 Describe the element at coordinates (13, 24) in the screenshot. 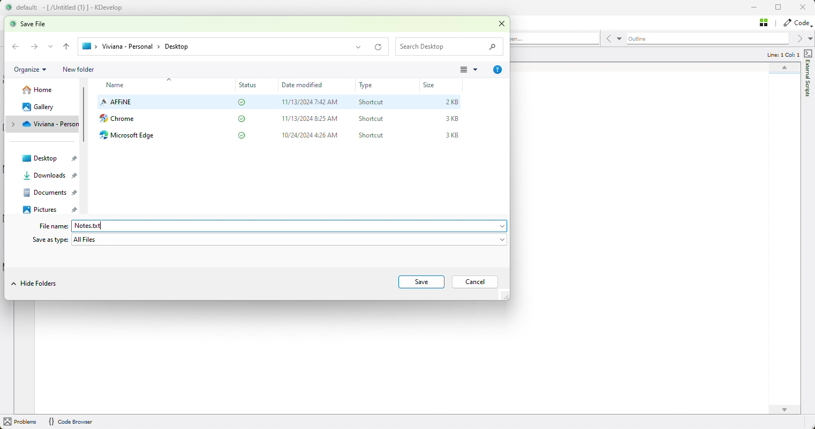

I see `logo` at that location.